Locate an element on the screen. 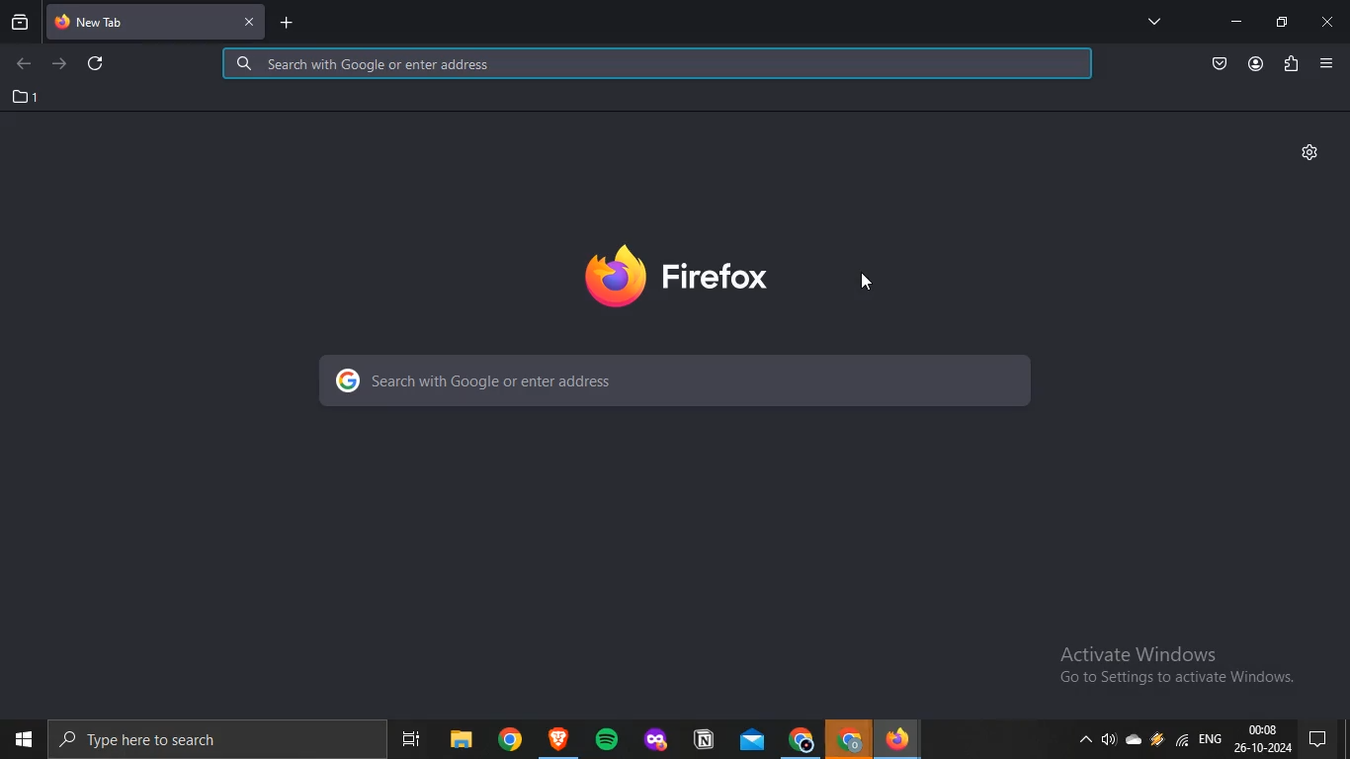 This screenshot has height=759, width=1350. all tabs is located at coordinates (1154, 21).